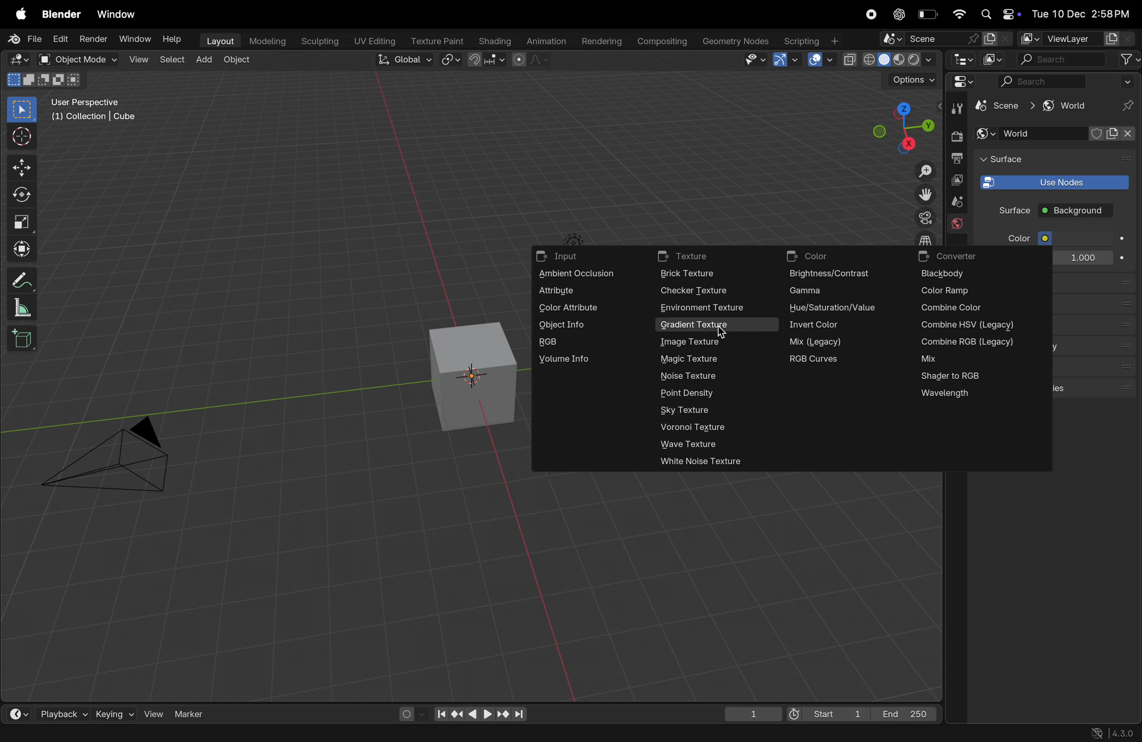 This screenshot has height=742, width=1142. I want to click on auto keying, so click(408, 713).